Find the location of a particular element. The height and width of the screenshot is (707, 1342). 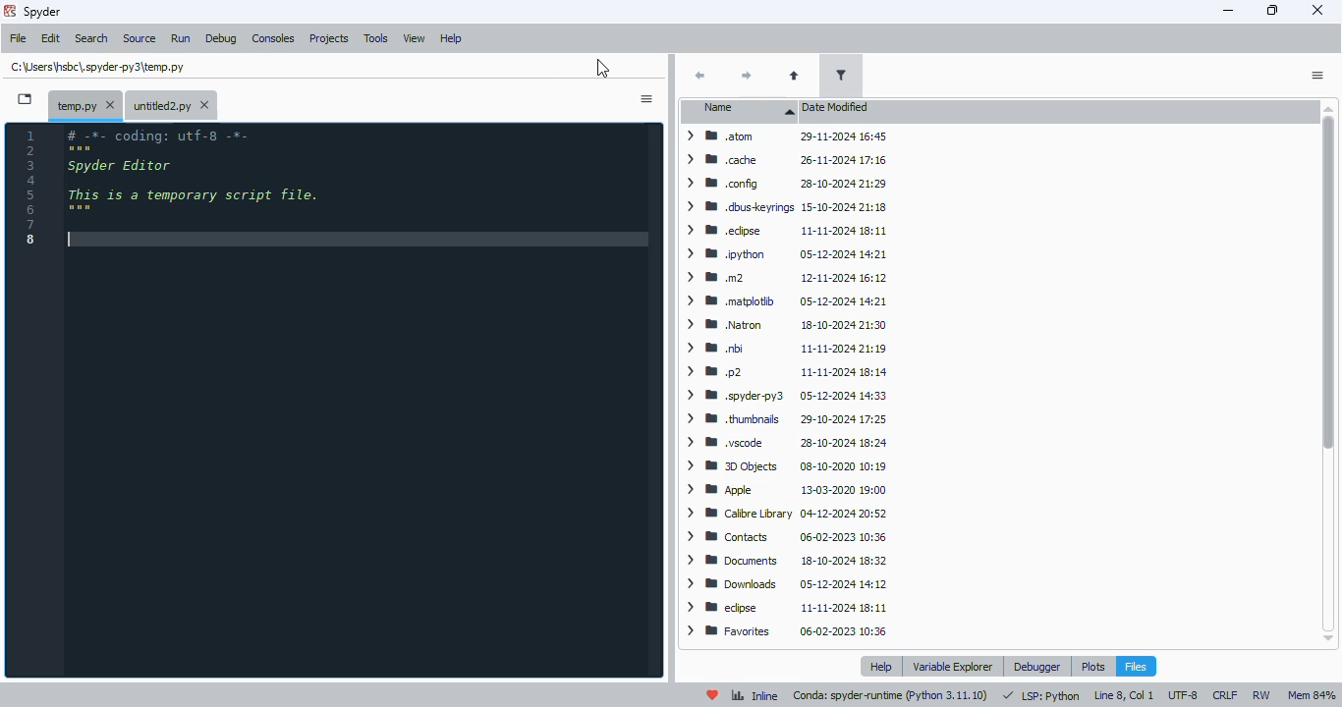

inline is located at coordinates (755, 694).